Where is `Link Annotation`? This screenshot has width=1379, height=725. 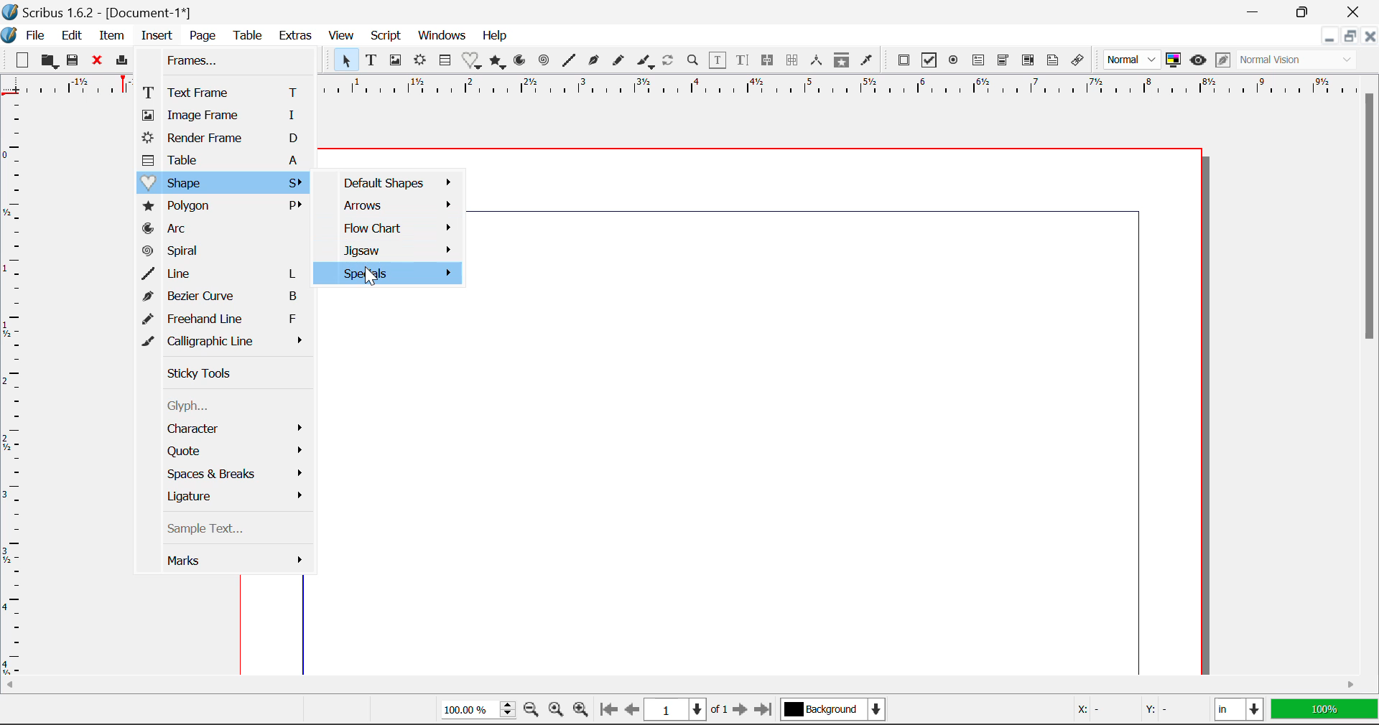
Link Annotation is located at coordinates (1078, 61).